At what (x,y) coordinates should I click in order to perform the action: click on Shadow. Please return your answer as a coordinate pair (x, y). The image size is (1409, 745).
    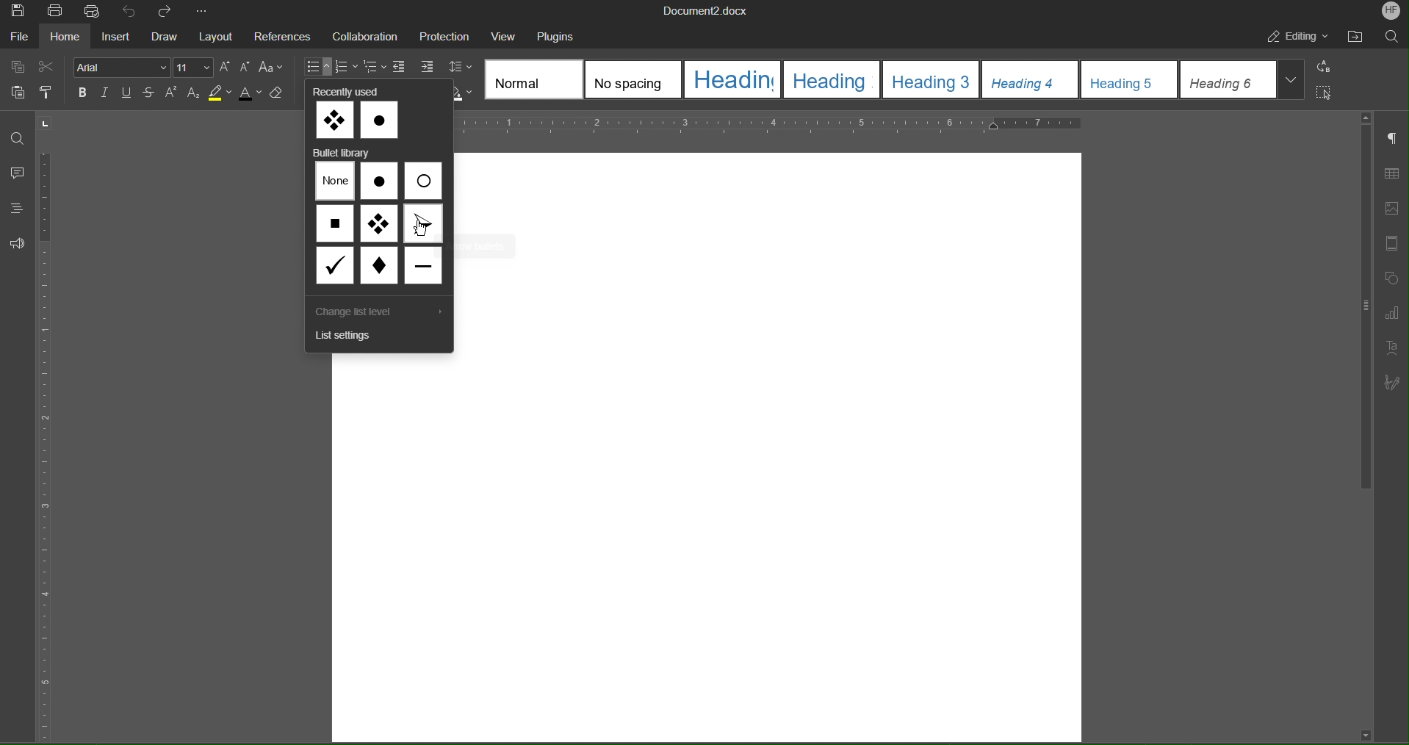
    Looking at the image, I should click on (466, 90).